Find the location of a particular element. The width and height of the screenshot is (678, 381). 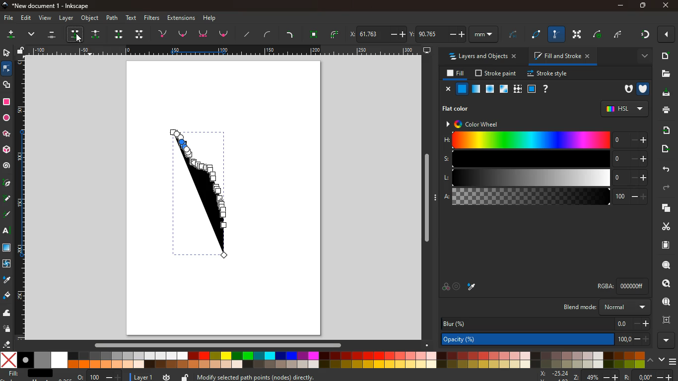

blur is located at coordinates (545, 324).